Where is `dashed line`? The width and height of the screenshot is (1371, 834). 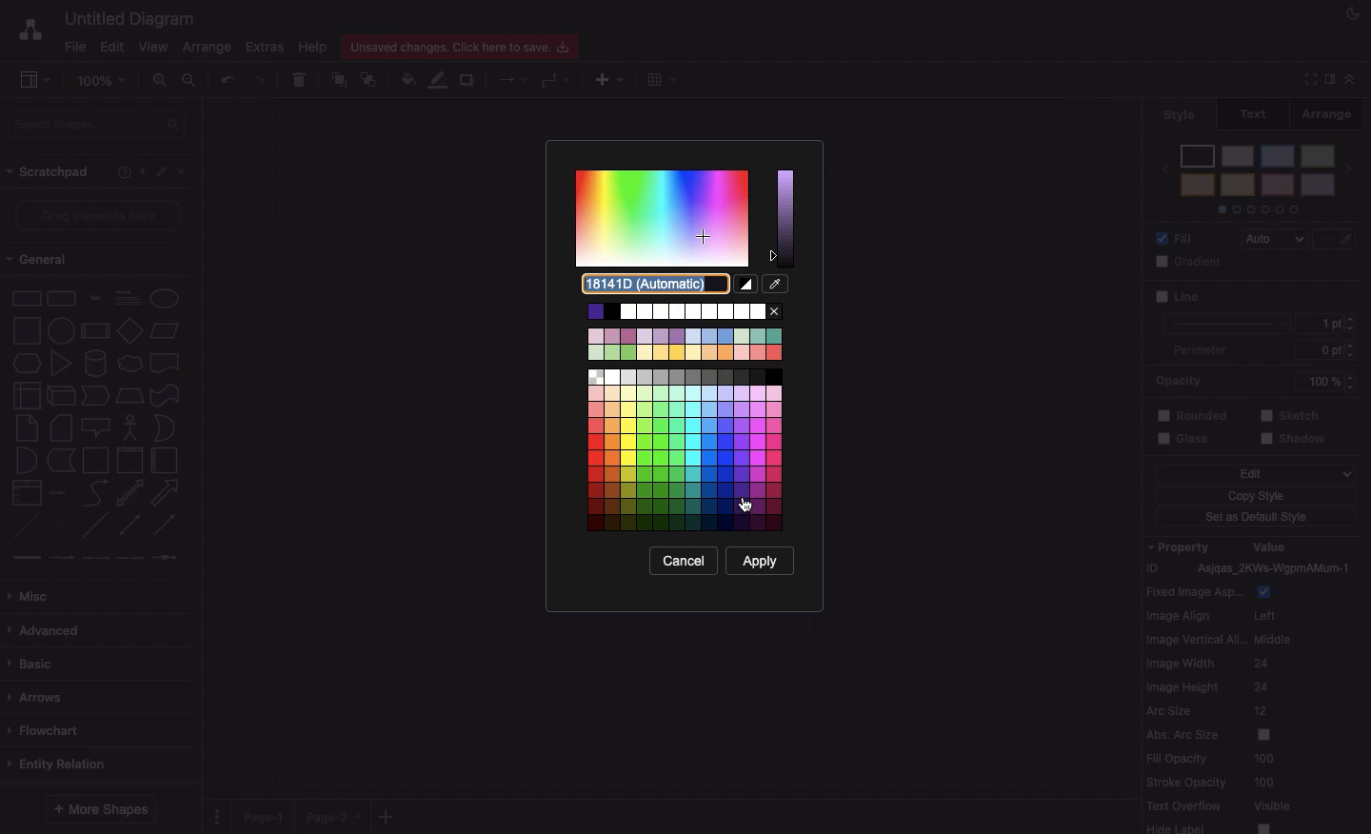
dashed line is located at coordinates (21, 527).